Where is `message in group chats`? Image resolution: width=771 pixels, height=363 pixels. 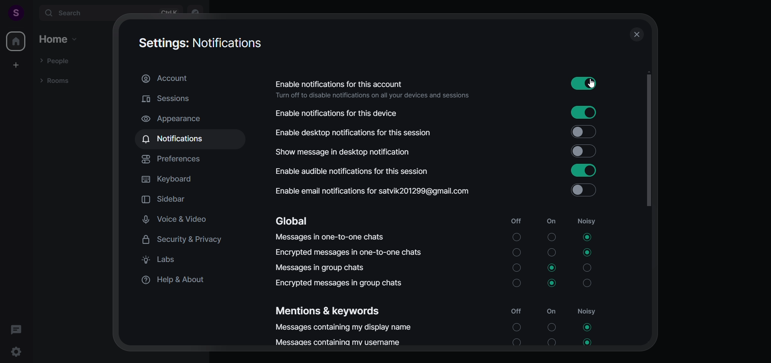 message in group chats is located at coordinates (441, 268).